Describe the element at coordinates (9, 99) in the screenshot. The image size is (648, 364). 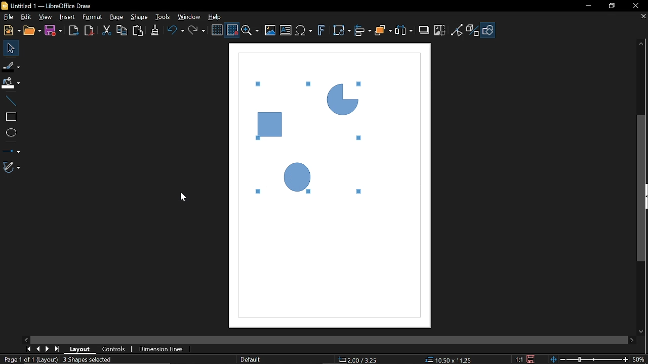
I see `Line` at that location.